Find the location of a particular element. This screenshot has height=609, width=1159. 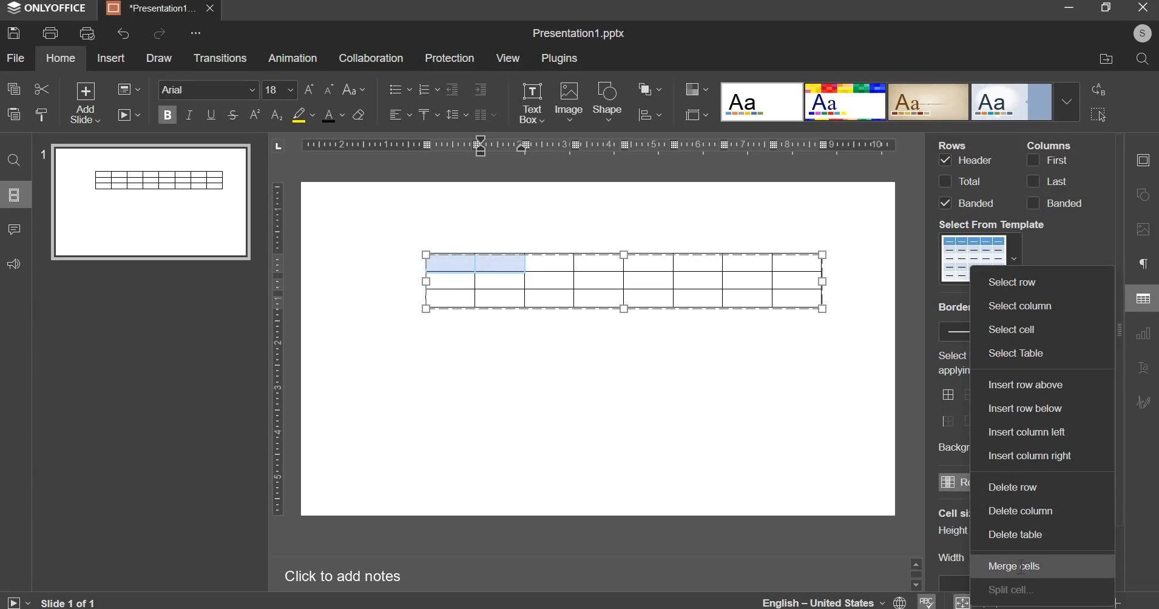

view is located at coordinates (508, 58).